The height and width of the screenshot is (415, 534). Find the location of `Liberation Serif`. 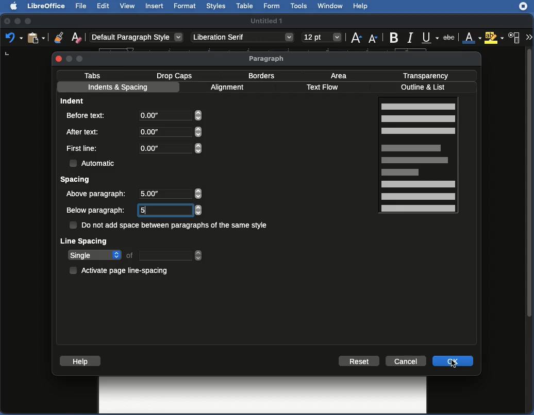

Liberation Serif is located at coordinates (242, 38).